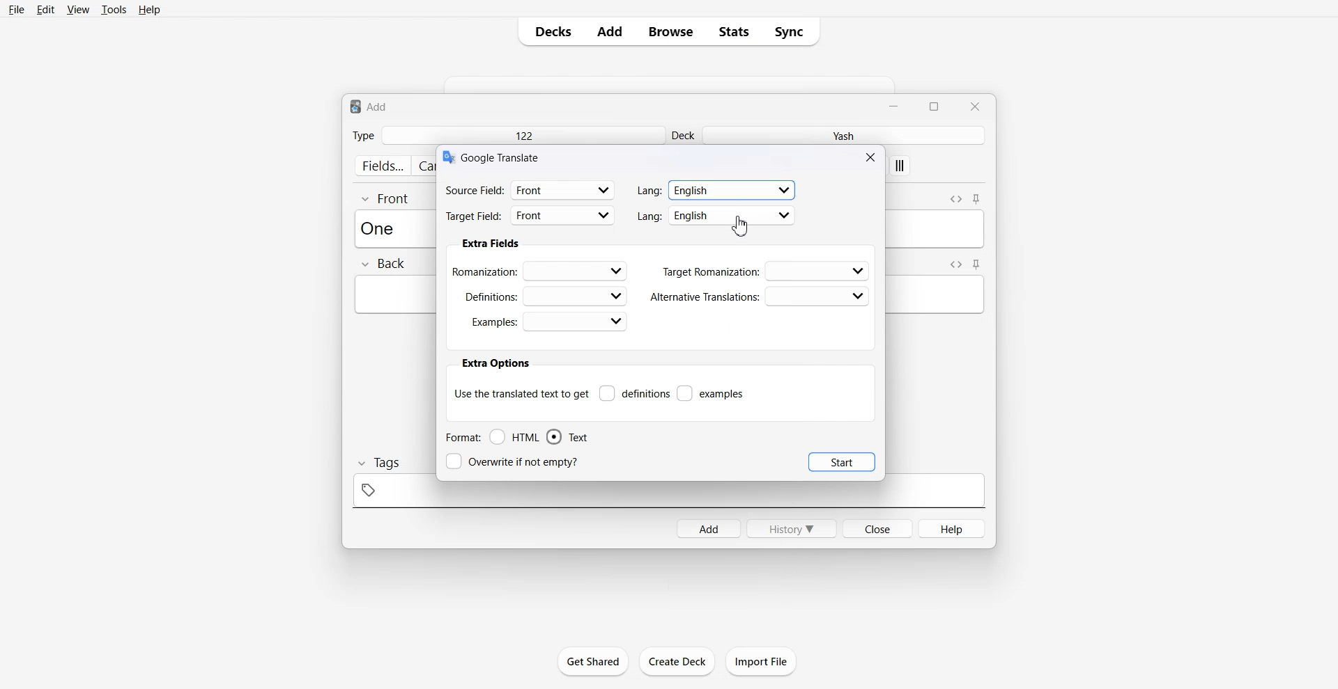  I want to click on Help, so click(953, 528).